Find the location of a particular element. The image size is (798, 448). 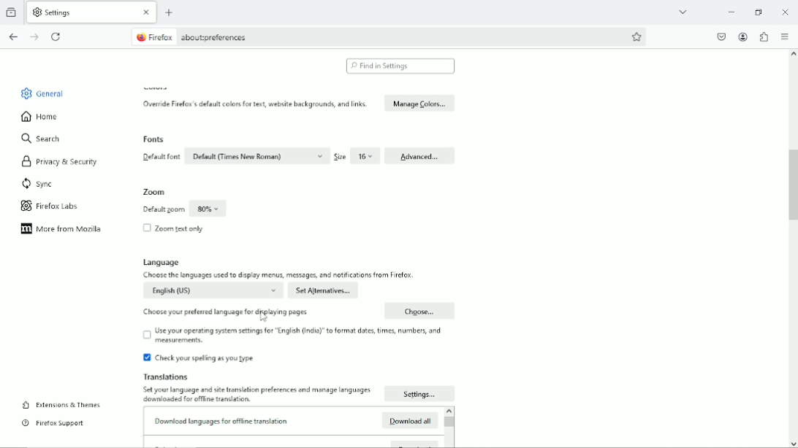

extensions is located at coordinates (763, 36).